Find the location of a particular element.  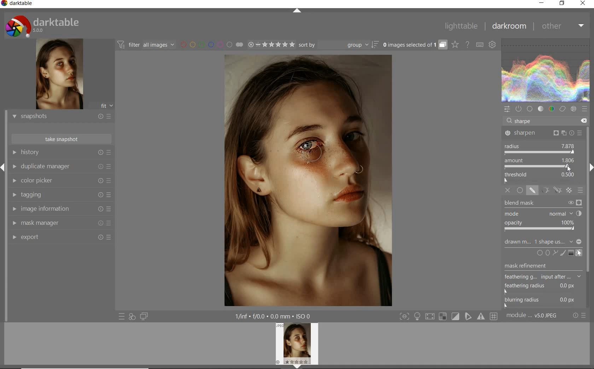

show global preferences is located at coordinates (493, 45).